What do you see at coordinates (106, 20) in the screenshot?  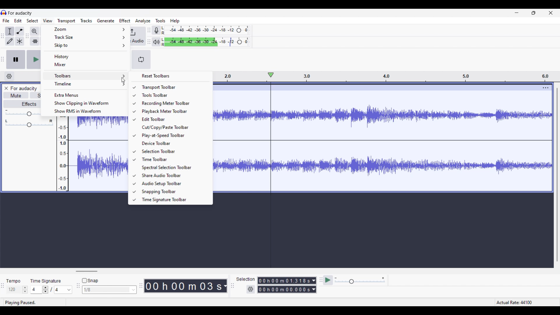 I see `Generate menu` at bounding box center [106, 20].